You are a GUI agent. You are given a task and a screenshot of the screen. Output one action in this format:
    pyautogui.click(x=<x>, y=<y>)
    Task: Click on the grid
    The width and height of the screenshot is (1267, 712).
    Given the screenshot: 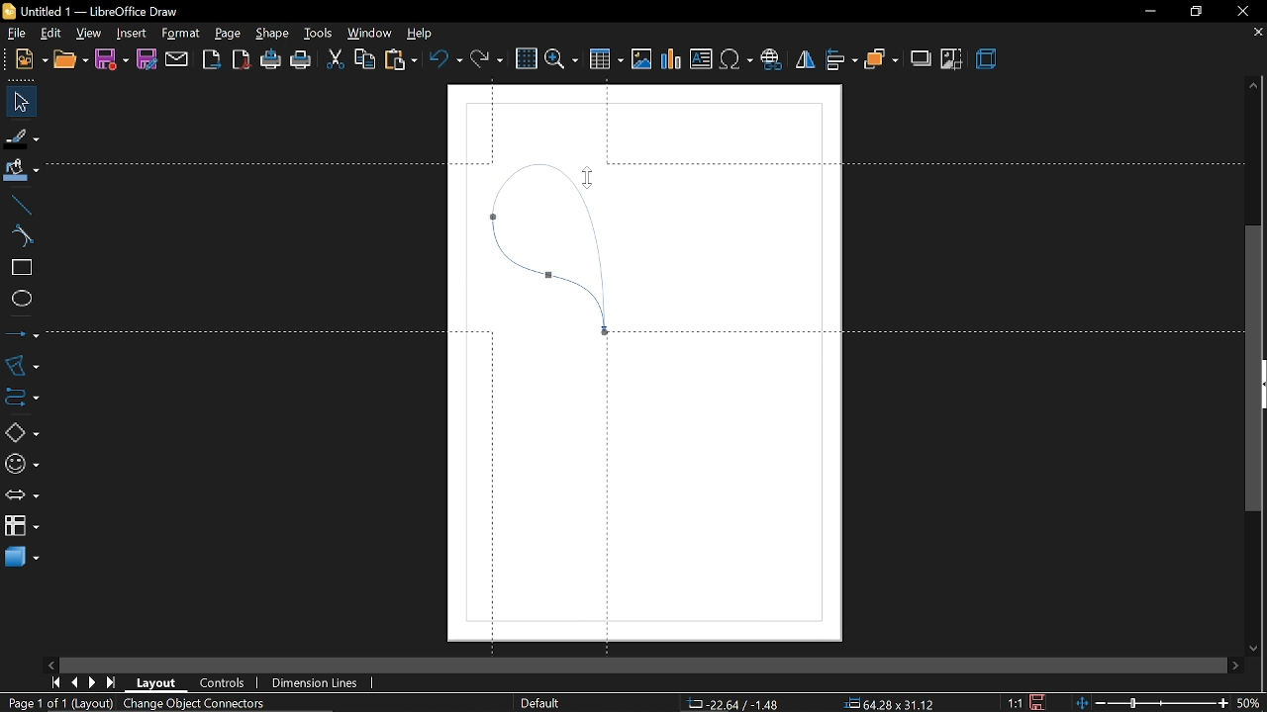 What is the action you would take?
    pyautogui.click(x=525, y=58)
    